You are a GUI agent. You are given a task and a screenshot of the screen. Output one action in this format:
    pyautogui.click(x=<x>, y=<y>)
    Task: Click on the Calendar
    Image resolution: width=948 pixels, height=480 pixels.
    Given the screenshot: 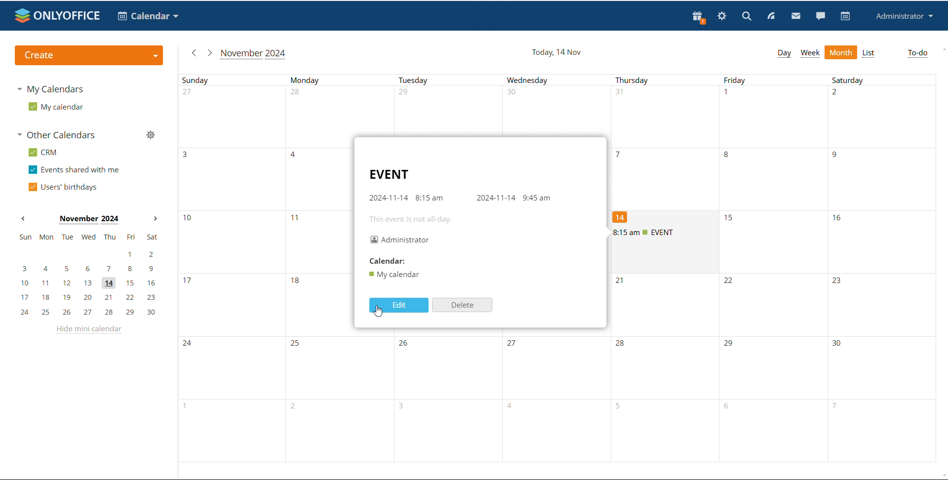 What is the action you would take?
    pyautogui.click(x=387, y=261)
    